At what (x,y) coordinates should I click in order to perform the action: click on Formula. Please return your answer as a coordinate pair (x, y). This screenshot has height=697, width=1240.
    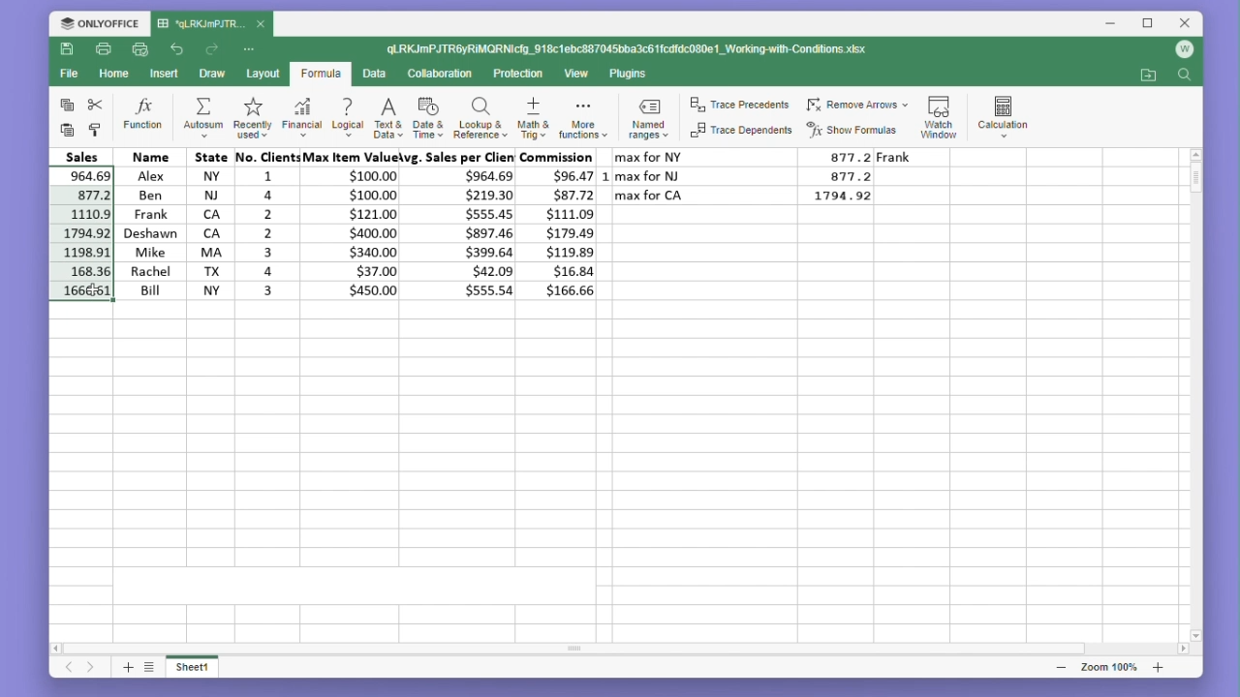
    Looking at the image, I should click on (321, 75).